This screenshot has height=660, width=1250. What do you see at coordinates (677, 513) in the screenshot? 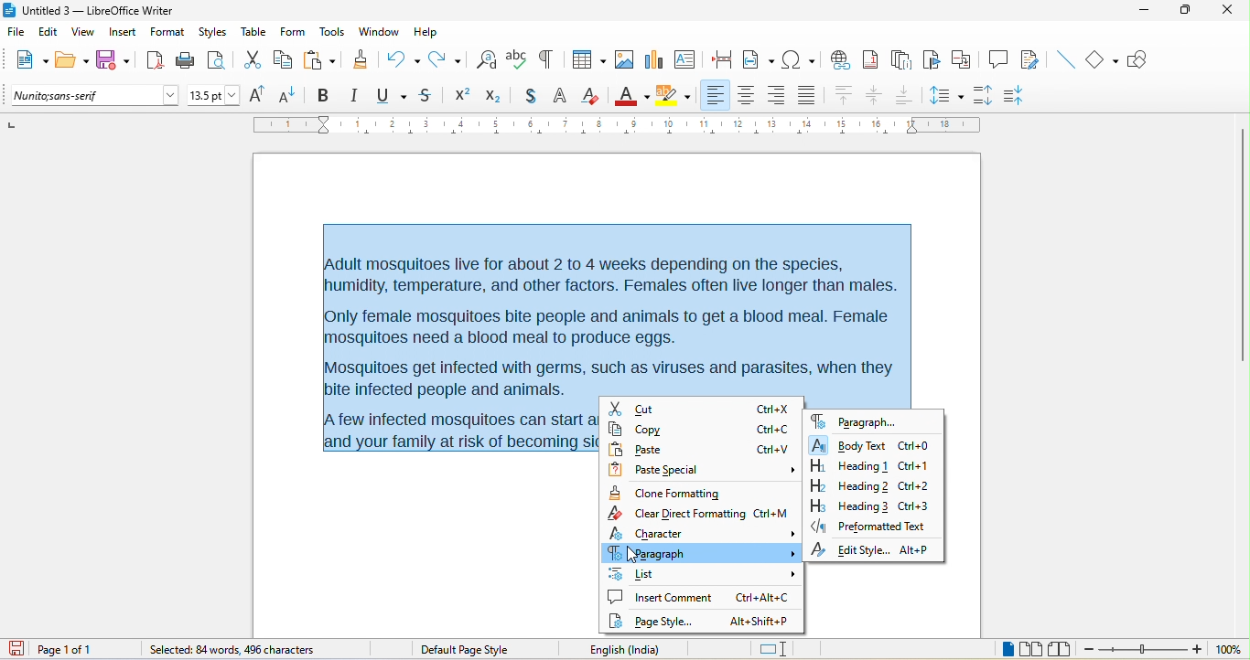
I see `clear direct formatting` at bounding box center [677, 513].